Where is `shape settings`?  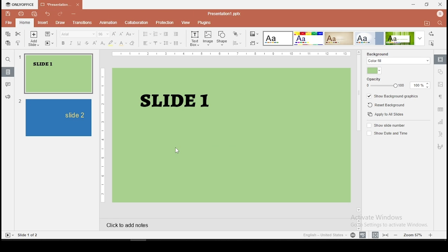 shape settings is located at coordinates (441, 71).